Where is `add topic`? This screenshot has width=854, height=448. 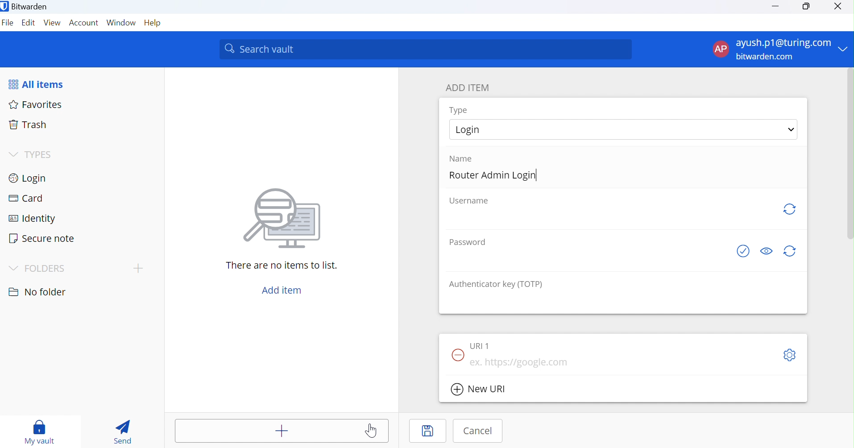
add topic is located at coordinates (138, 268).